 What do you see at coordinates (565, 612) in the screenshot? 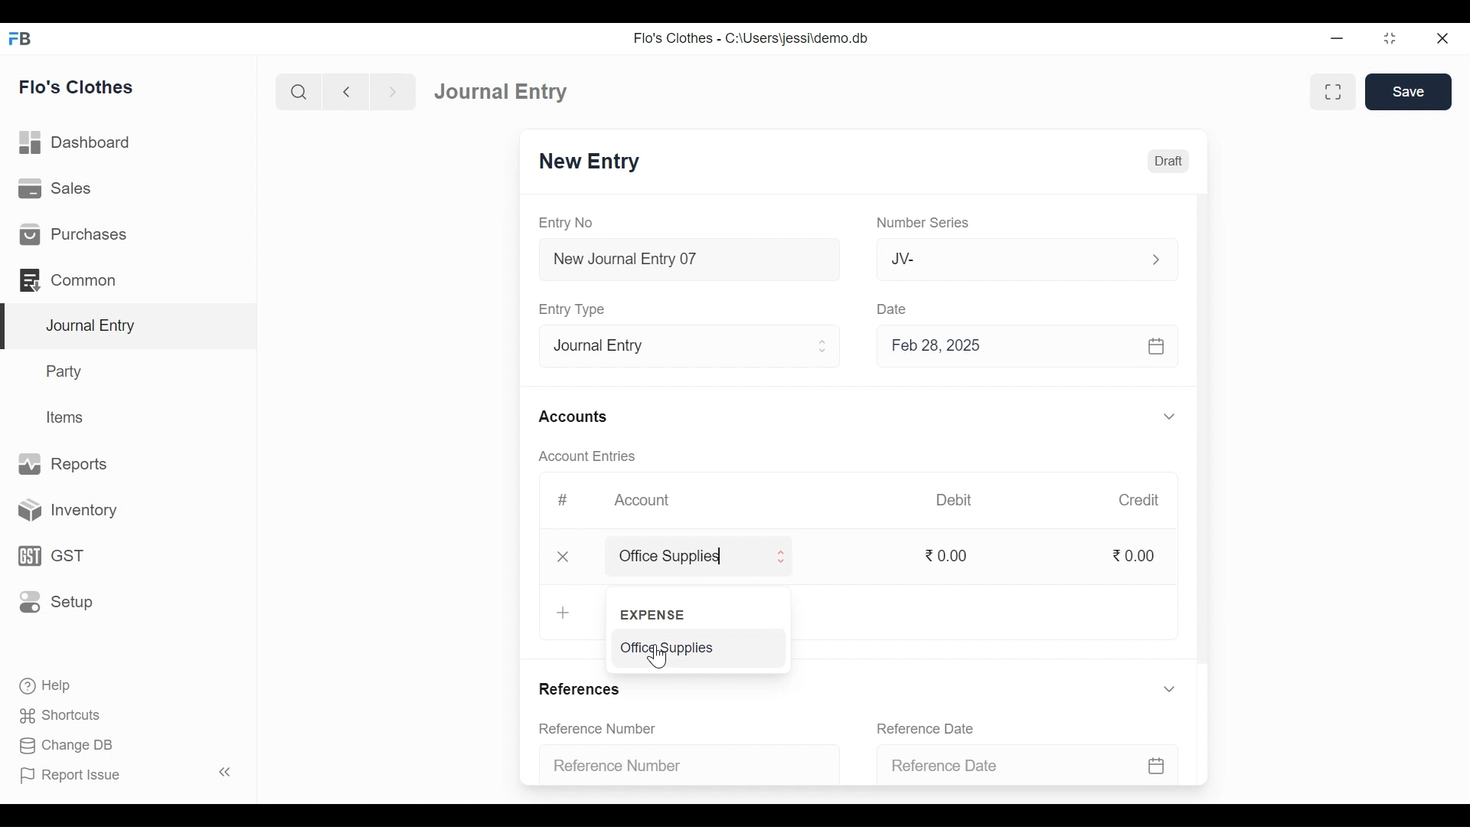
I see `+ Add Row` at bounding box center [565, 612].